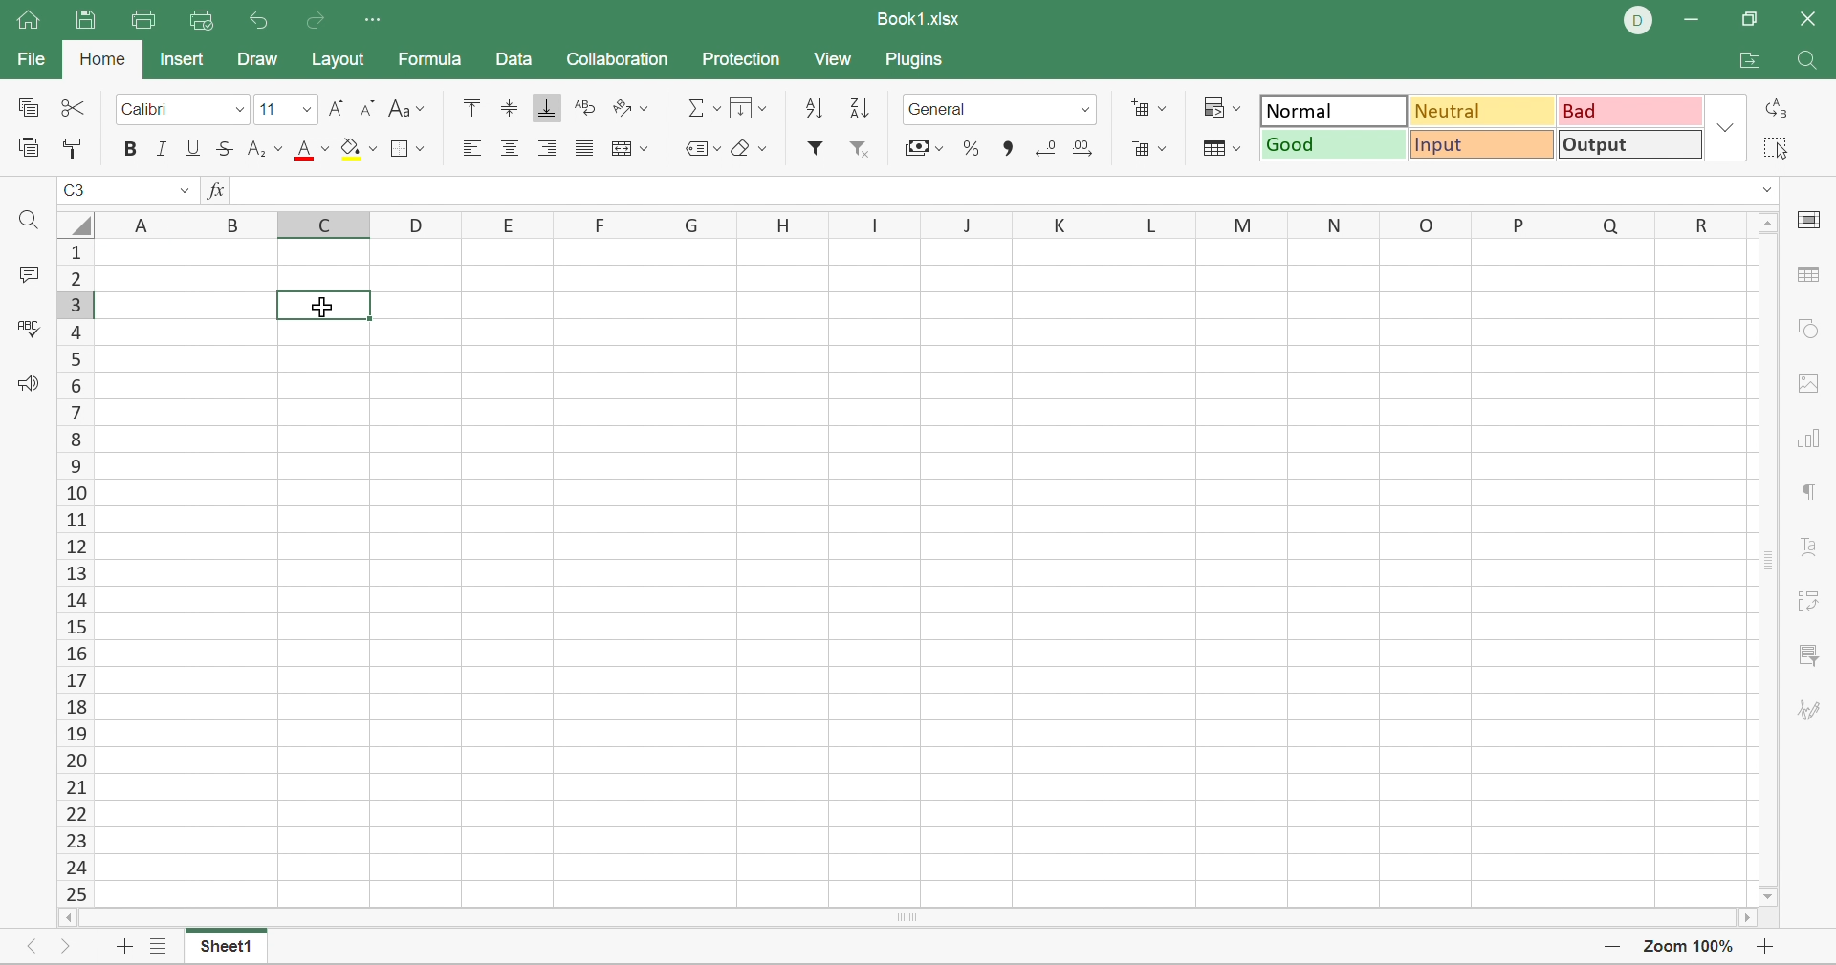 The height and width of the screenshot is (965, 1836). Describe the element at coordinates (747, 149) in the screenshot. I see `Clear` at that location.